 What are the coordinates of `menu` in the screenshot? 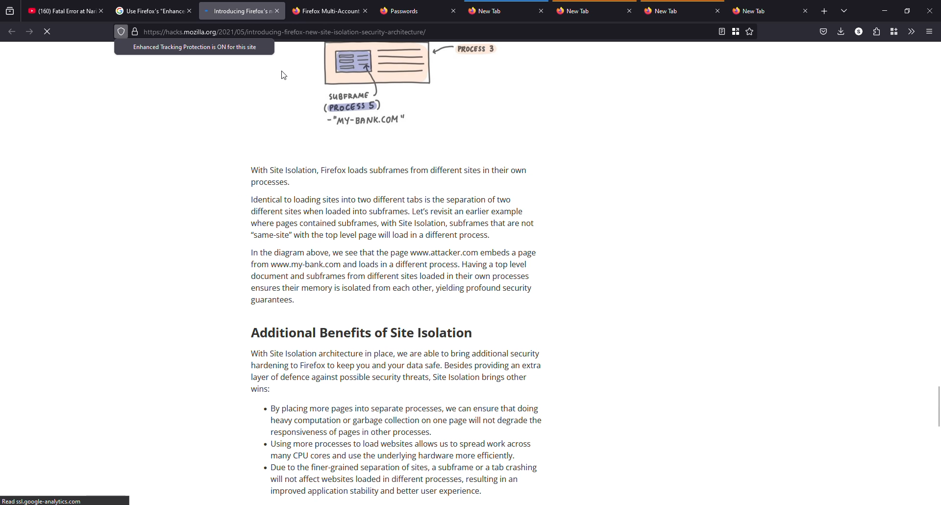 It's located at (930, 31).